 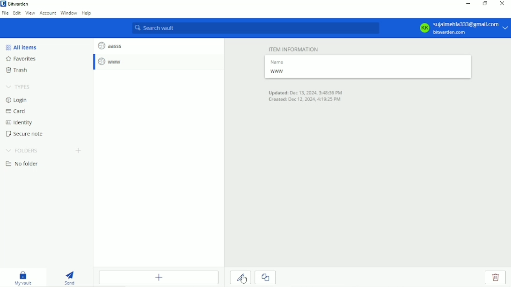 I want to click on All items, so click(x=21, y=47).